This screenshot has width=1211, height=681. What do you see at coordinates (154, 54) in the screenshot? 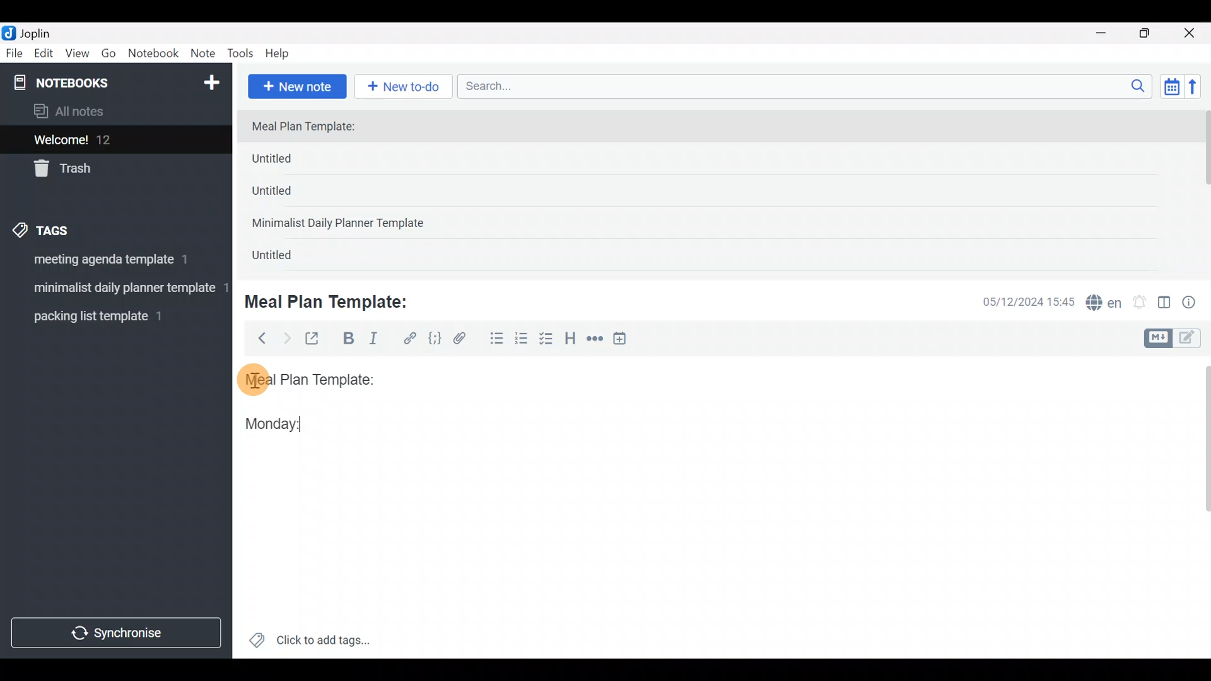
I see `Notebook` at bounding box center [154, 54].